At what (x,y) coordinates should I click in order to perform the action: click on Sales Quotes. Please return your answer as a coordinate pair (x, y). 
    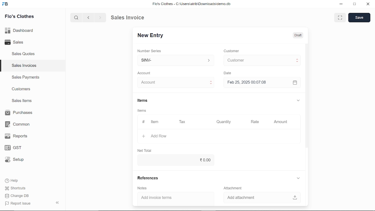
    Looking at the image, I should click on (24, 55).